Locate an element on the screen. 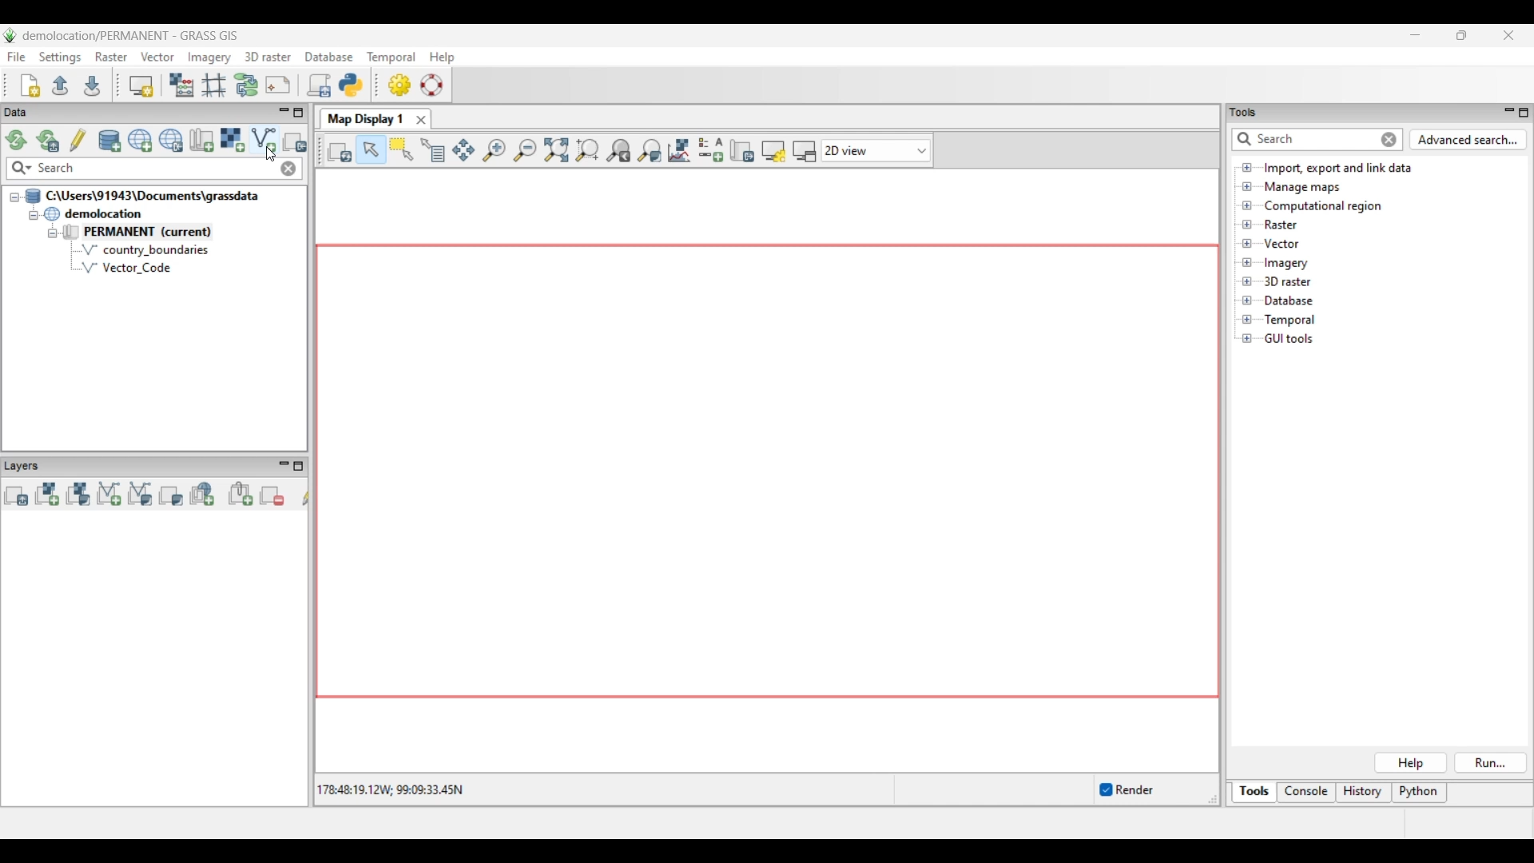  Map display settings is located at coordinates (773, 152).